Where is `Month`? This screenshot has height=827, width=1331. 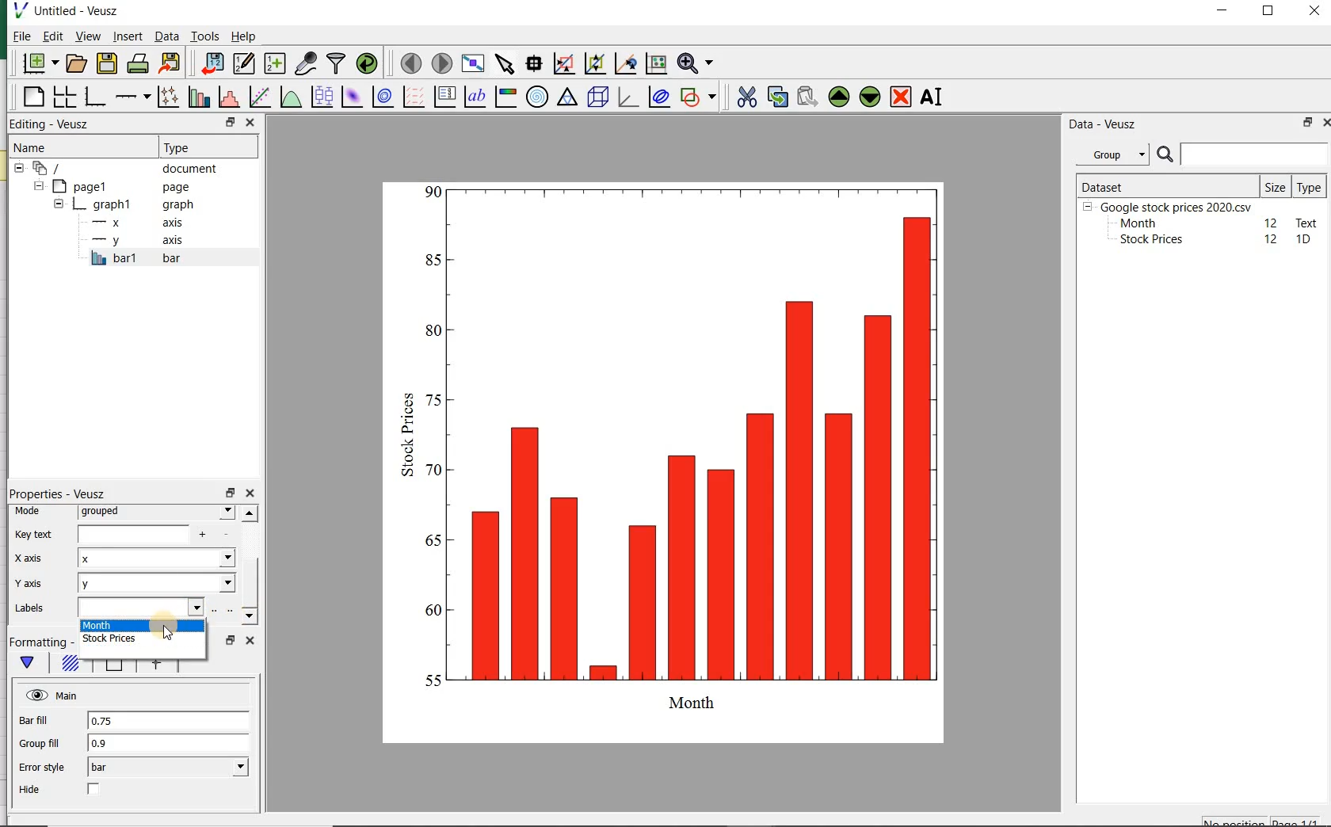 Month is located at coordinates (142, 627).